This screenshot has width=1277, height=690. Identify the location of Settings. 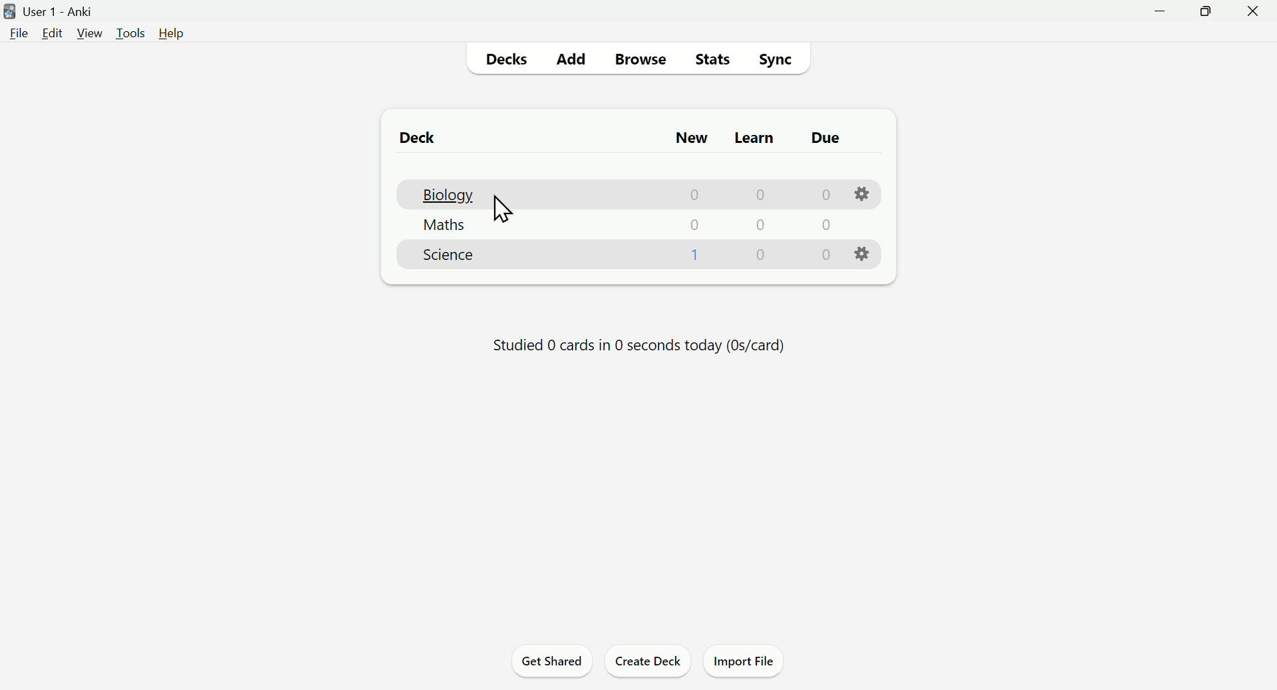
(865, 255).